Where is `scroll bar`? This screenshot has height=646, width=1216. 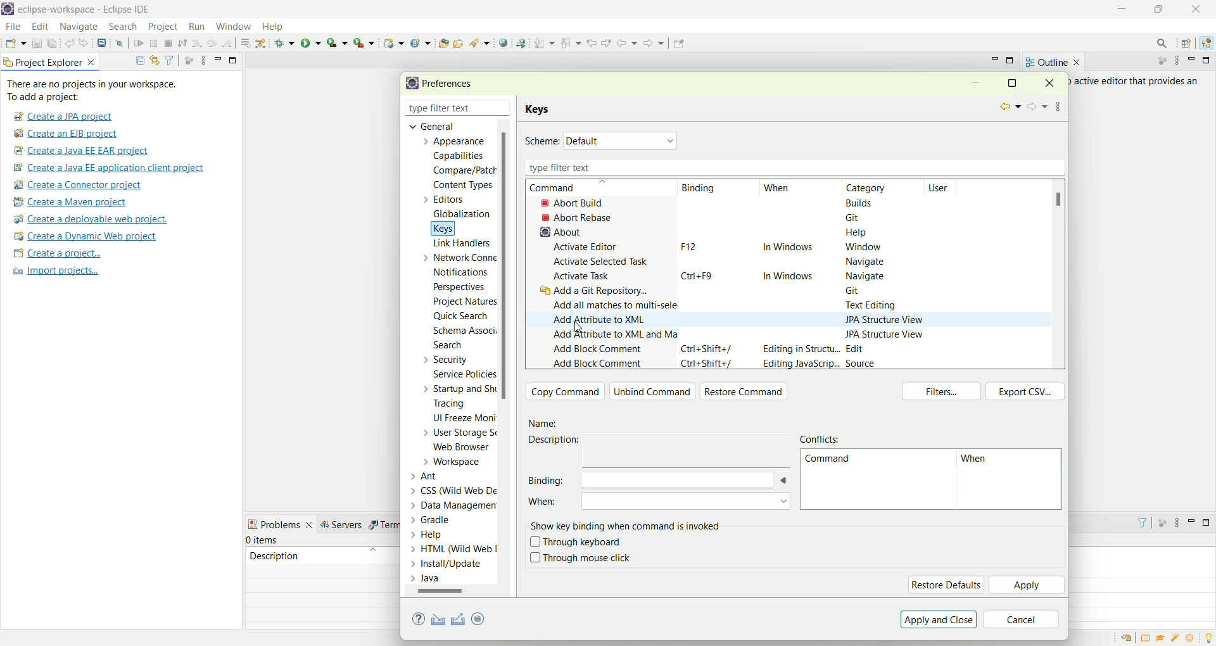
scroll bar is located at coordinates (1063, 199).